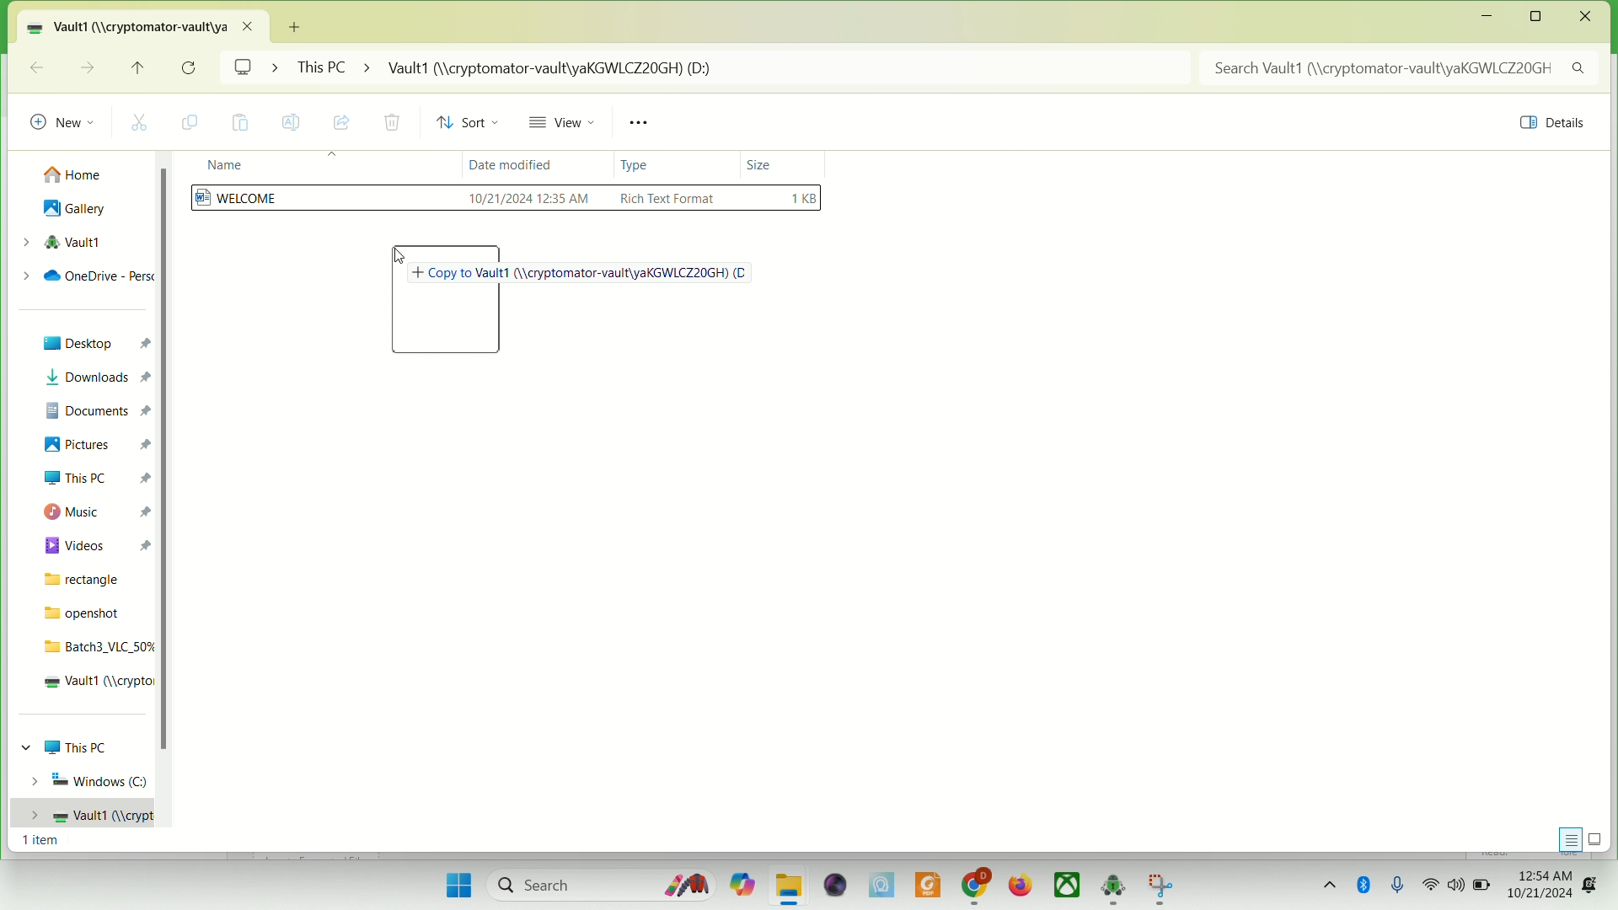  Describe the element at coordinates (73, 747) in the screenshot. I see `This PC` at that location.